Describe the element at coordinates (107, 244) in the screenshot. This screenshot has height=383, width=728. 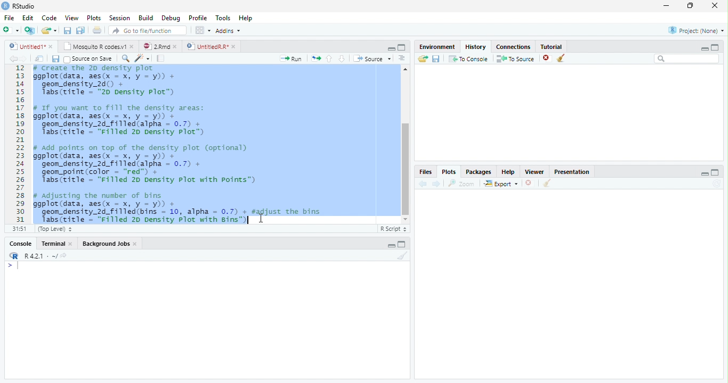
I see `Background Jobs` at that location.